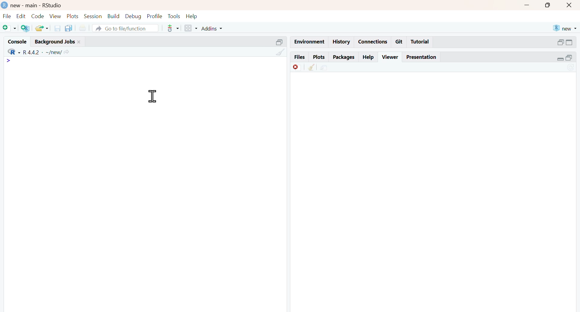 The image size is (580, 312). What do you see at coordinates (421, 57) in the screenshot?
I see `Presentation` at bounding box center [421, 57].